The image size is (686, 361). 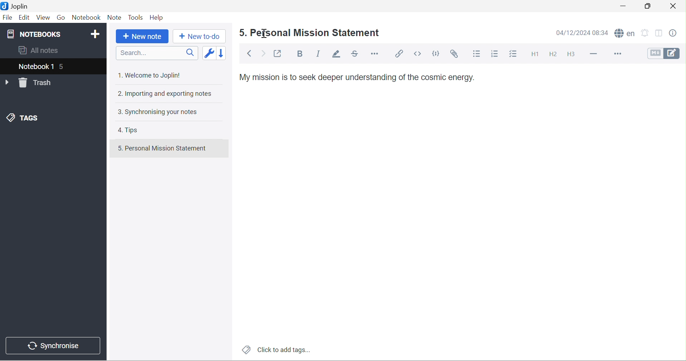 What do you see at coordinates (676, 7) in the screenshot?
I see `Close` at bounding box center [676, 7].